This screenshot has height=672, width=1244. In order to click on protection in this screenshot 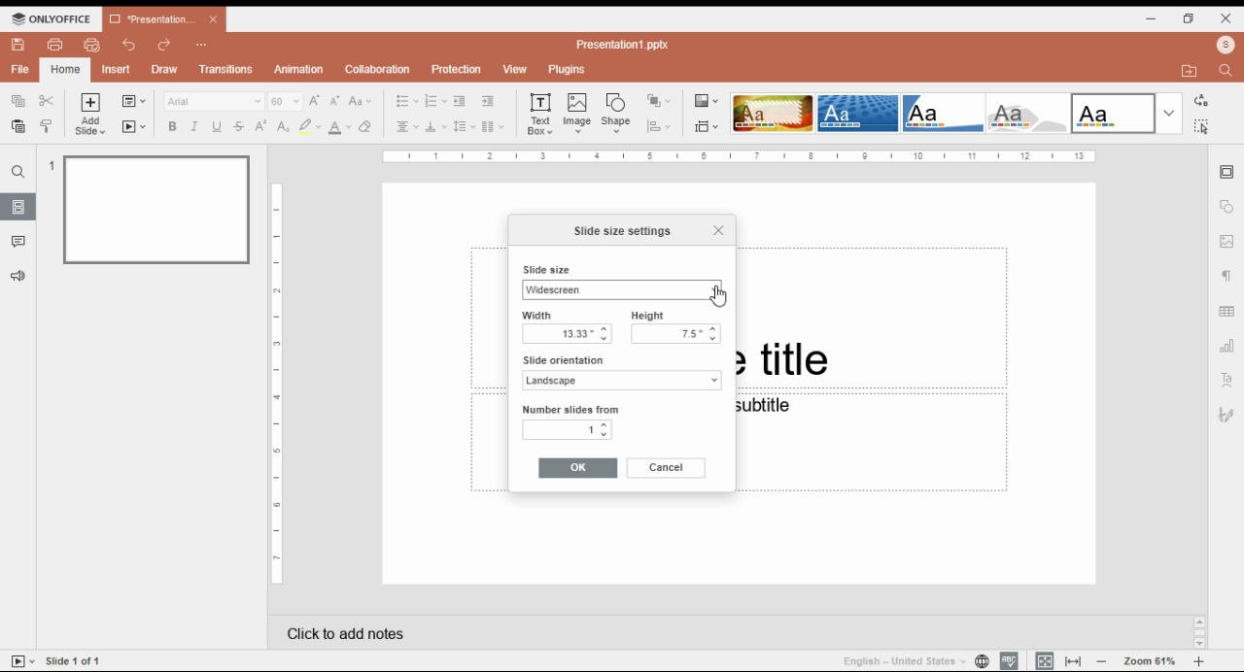, I will do `click(456, 70)`.